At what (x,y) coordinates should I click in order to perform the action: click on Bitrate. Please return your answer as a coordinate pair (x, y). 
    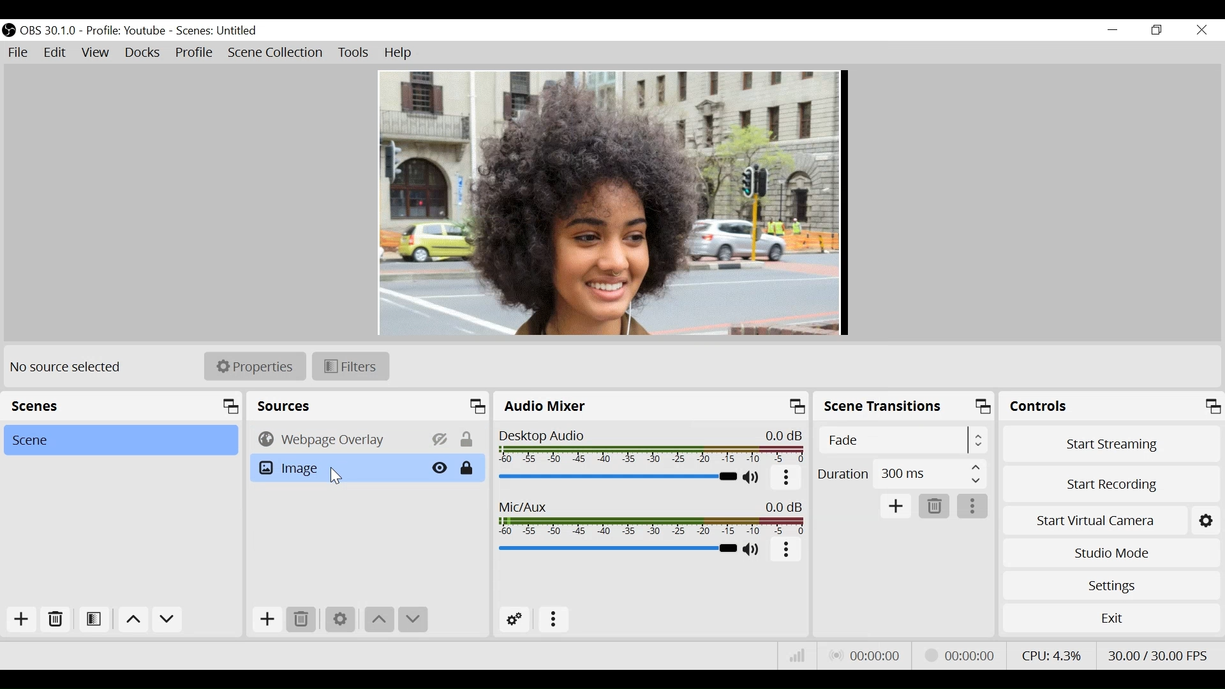
    Looking at the image, I should click on (798, 655).